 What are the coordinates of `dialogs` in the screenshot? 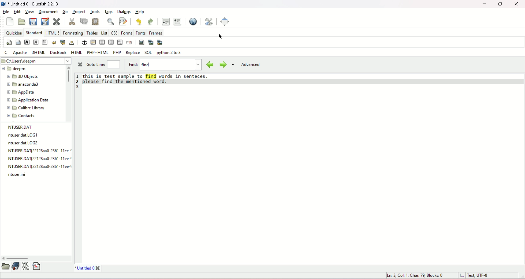 It's located at (124, 12).